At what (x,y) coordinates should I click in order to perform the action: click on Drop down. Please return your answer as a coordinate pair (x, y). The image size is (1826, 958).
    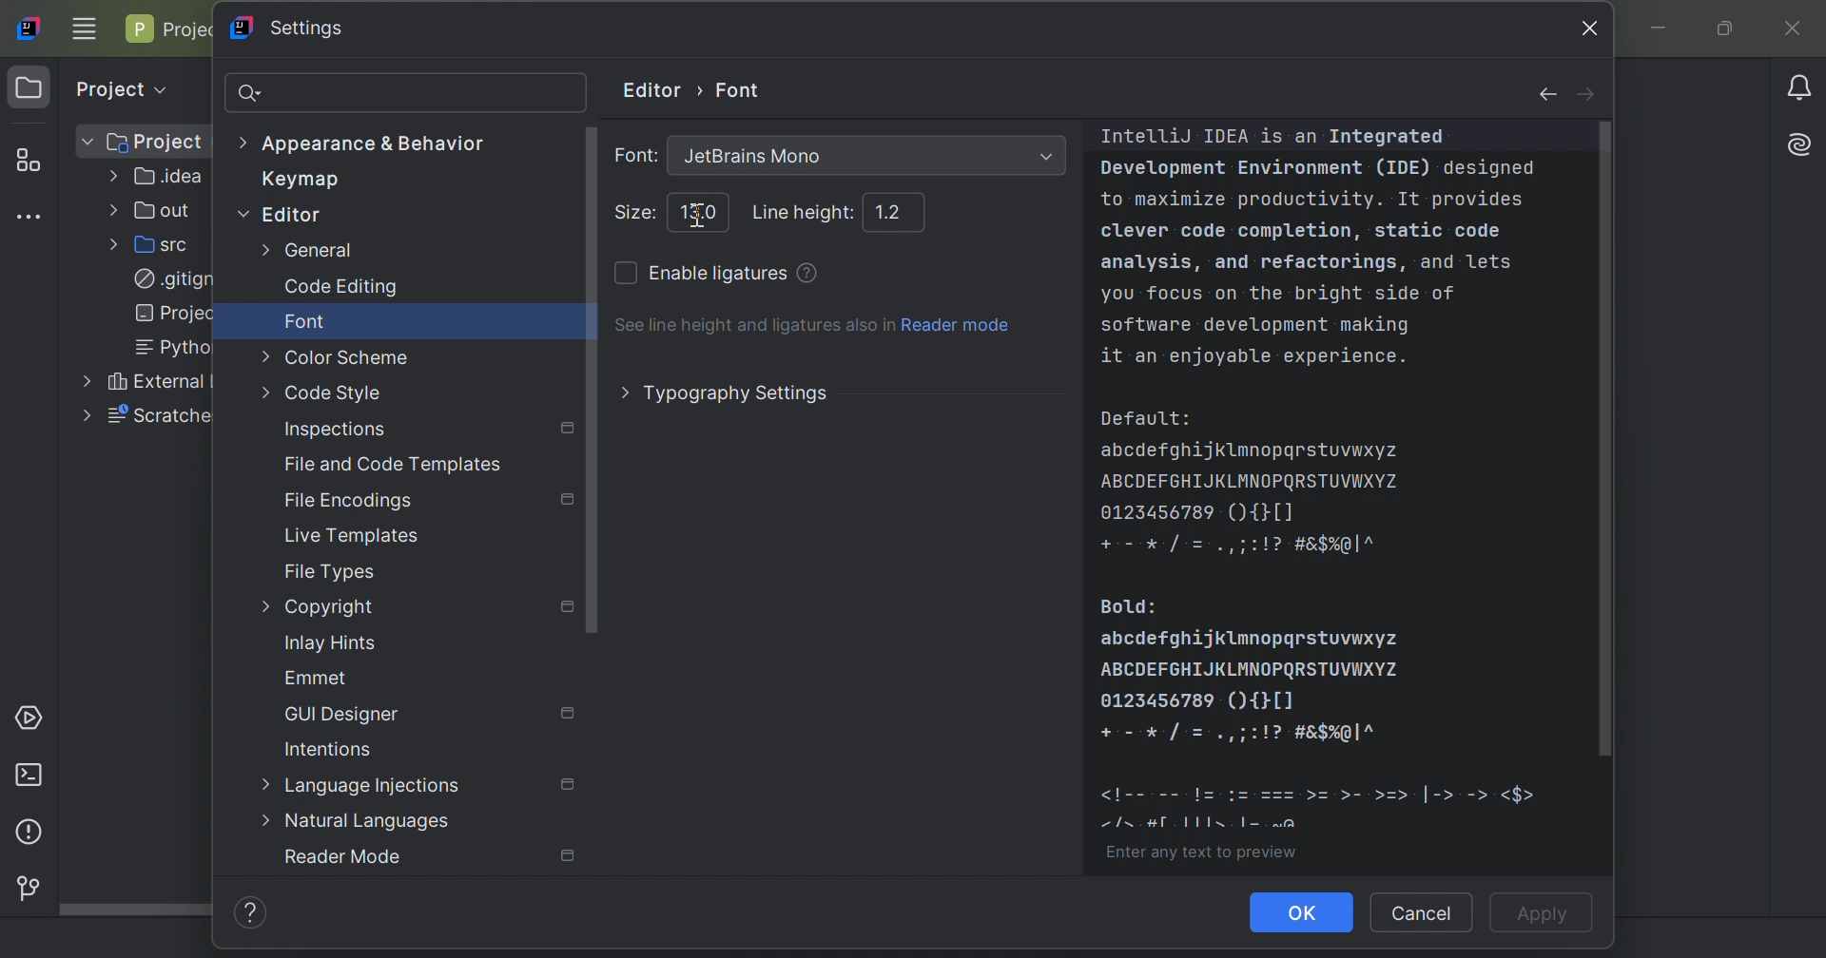
    Looking at the image, I should click on (1045, 156).